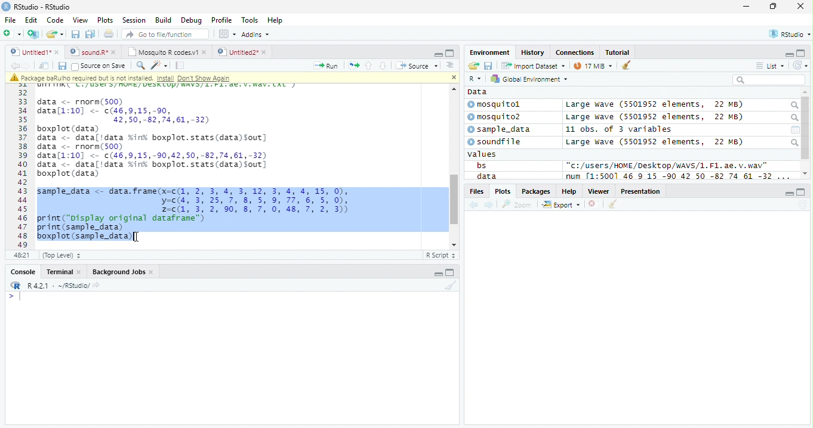 This screenshot has height=428, width=813. What do you see at coordinates (488, 66) in the screenshot?
I see `Save` at bounding box center [488, 66].